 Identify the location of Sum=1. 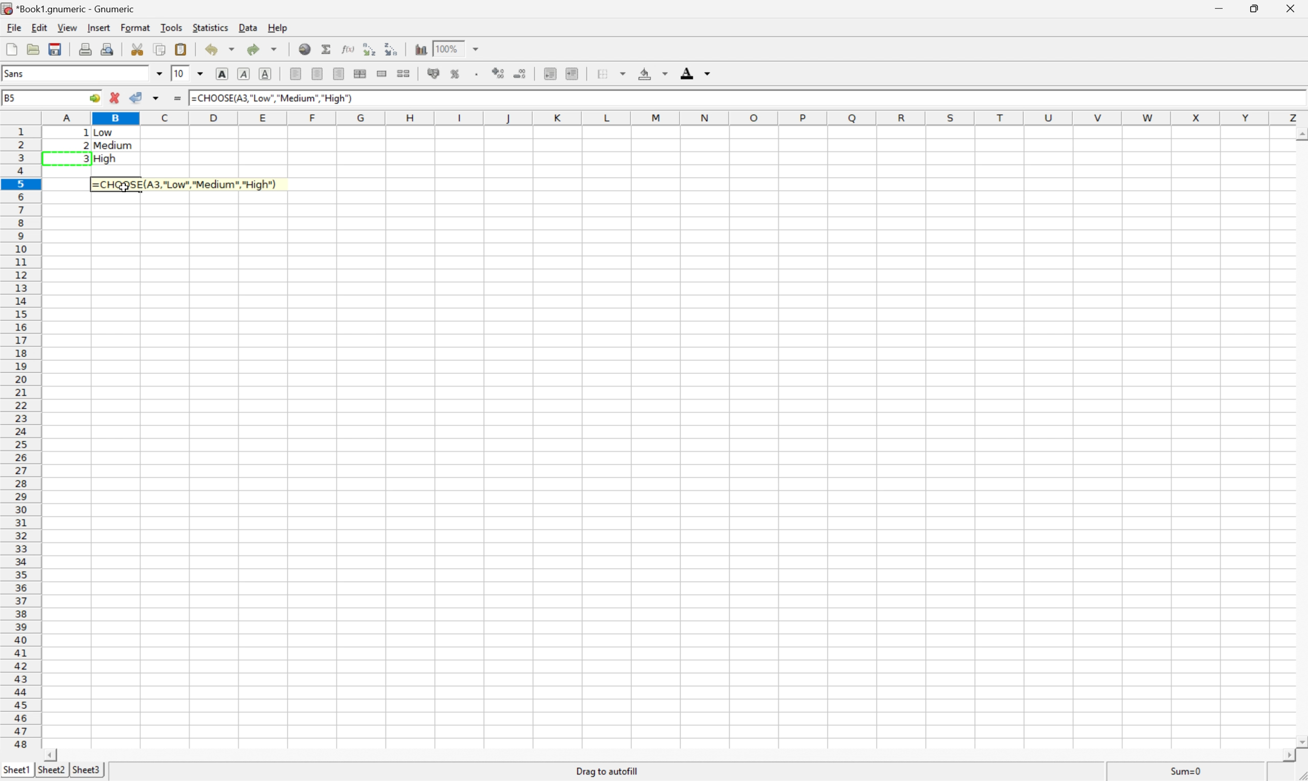
(1185, 771).